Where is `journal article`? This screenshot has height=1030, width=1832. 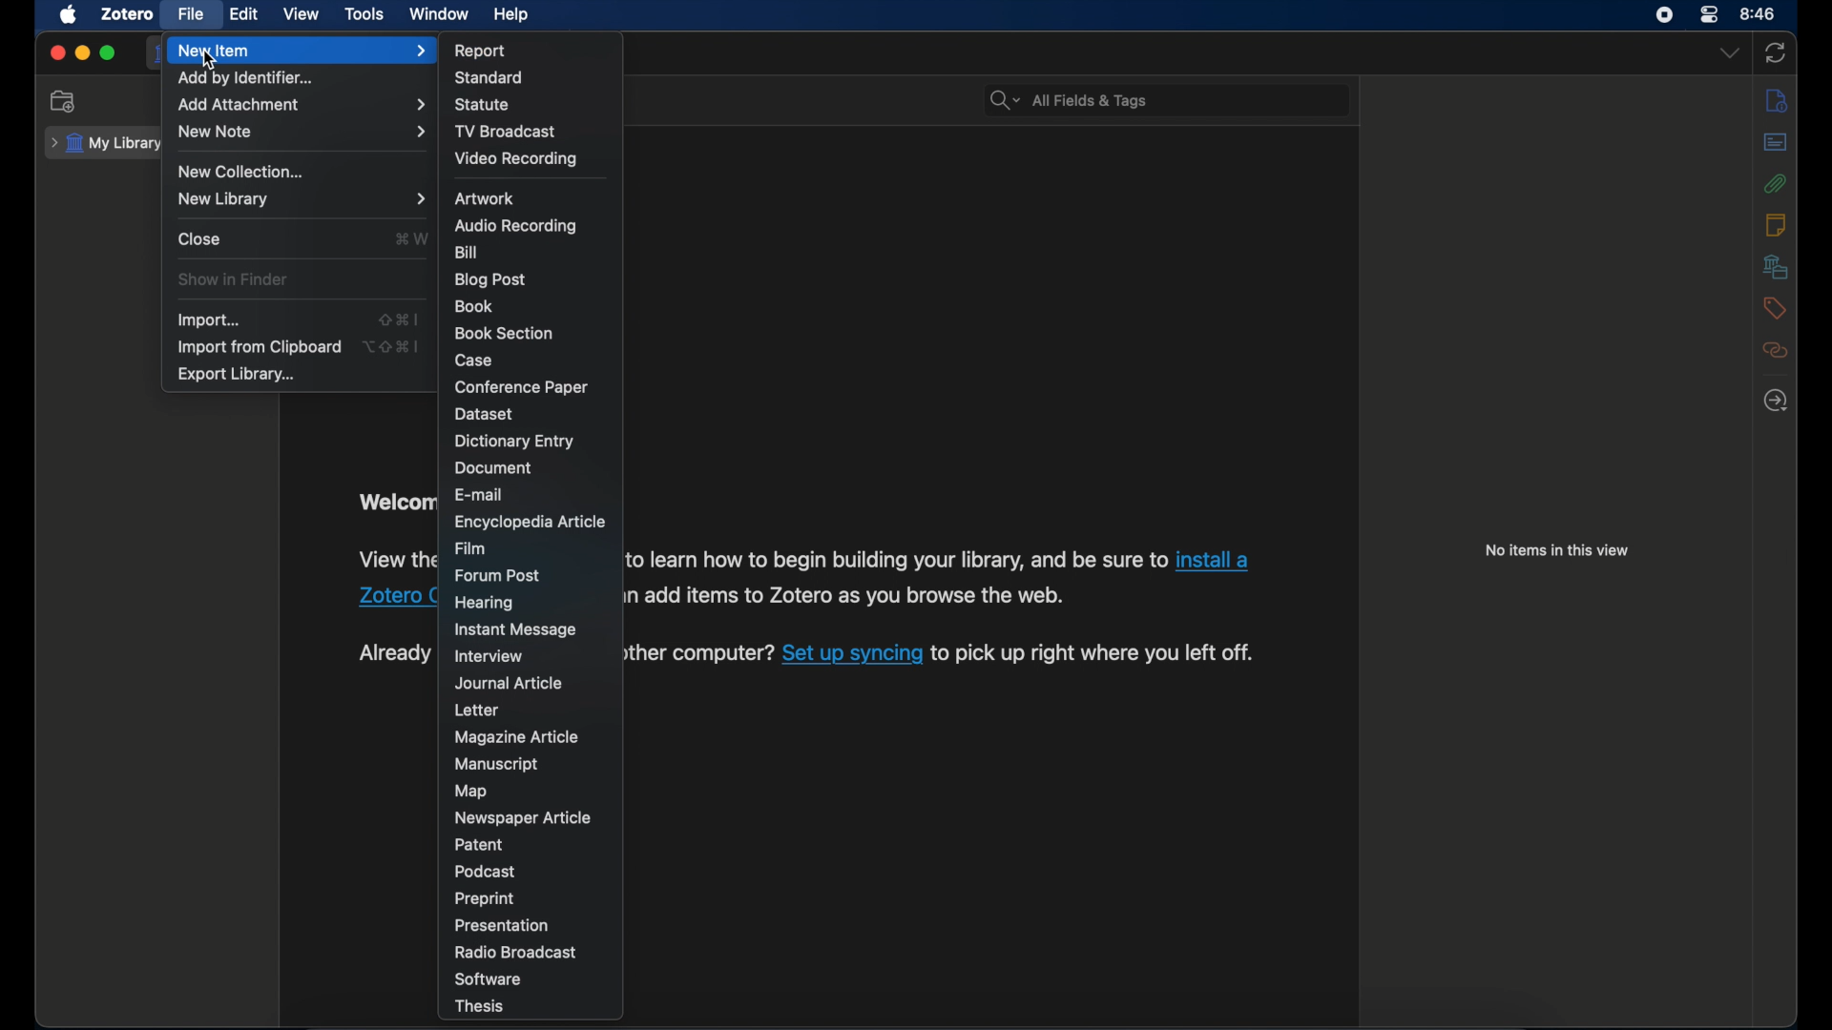 journal article is located at coordinates (510, 683).